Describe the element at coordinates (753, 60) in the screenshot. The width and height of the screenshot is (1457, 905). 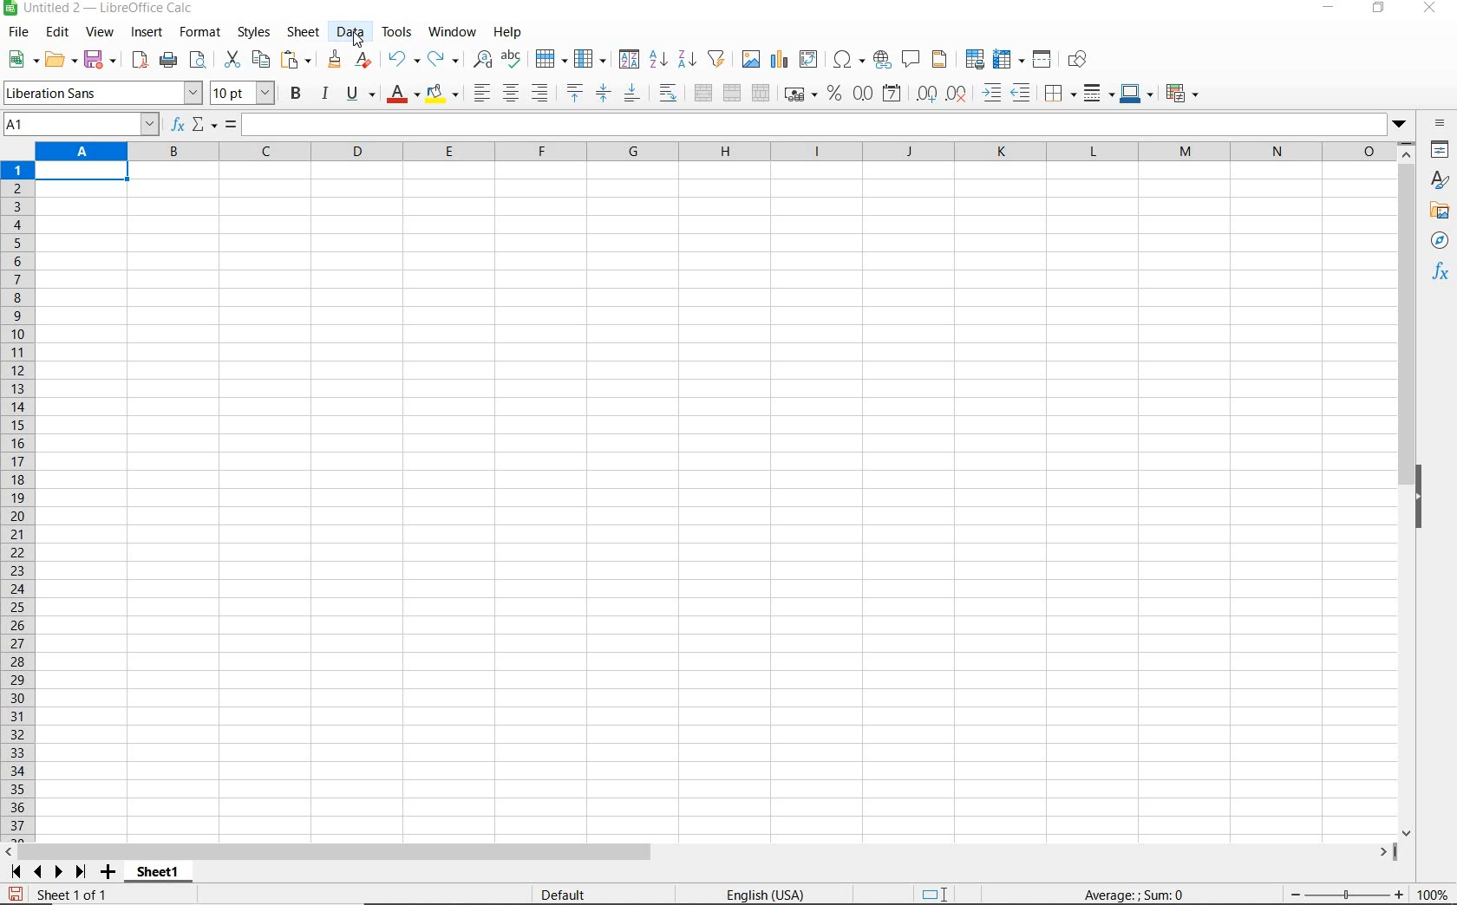
I see `insert image` at that location.